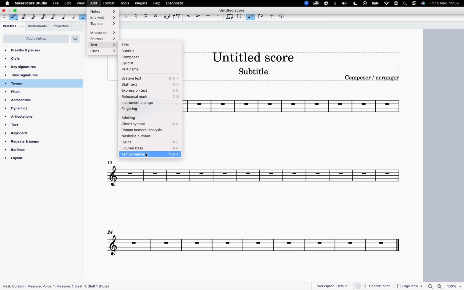  Describe the element at coordinates (28, 92) in the screenshot. I see `pitch` at that location.